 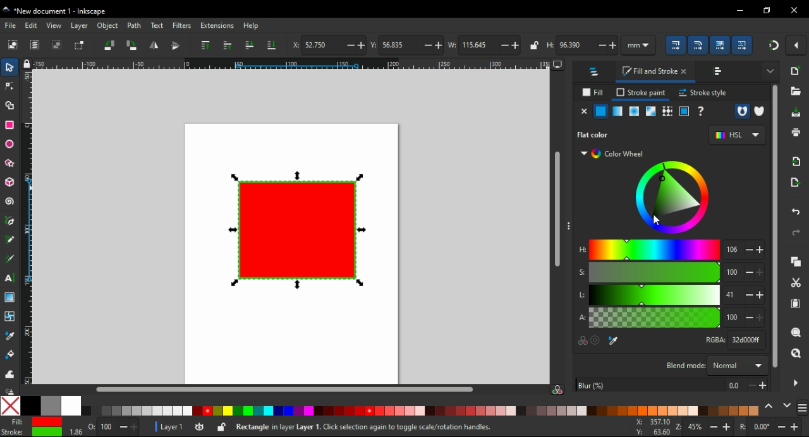 I want to click on 100, so click(x=107, y=427).